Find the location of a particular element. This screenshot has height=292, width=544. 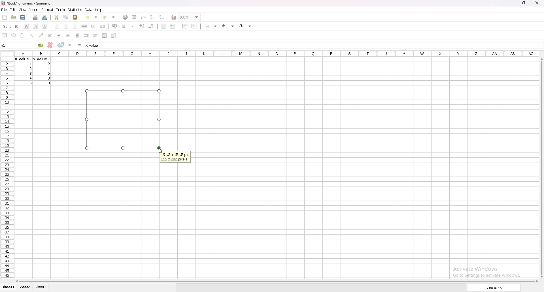

value is located at coordinates (48, 83).